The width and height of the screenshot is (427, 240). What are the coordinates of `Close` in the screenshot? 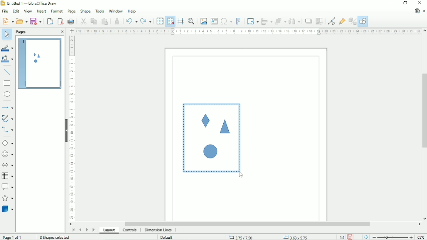 It's located at (62, 32).